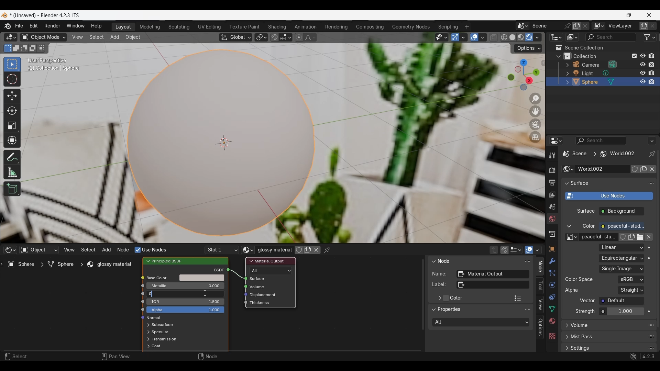  What do you see at coordinates (565, 66) in the screenshot?
I see `Expand respective scenes` at bounding box center [565, 66].